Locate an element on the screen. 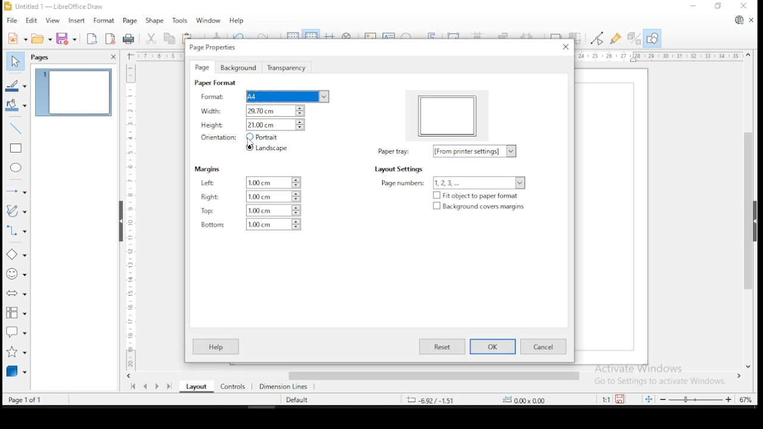 This screenshot has height=429, width=763. lines and arrows is located at coordinates (16, 189).